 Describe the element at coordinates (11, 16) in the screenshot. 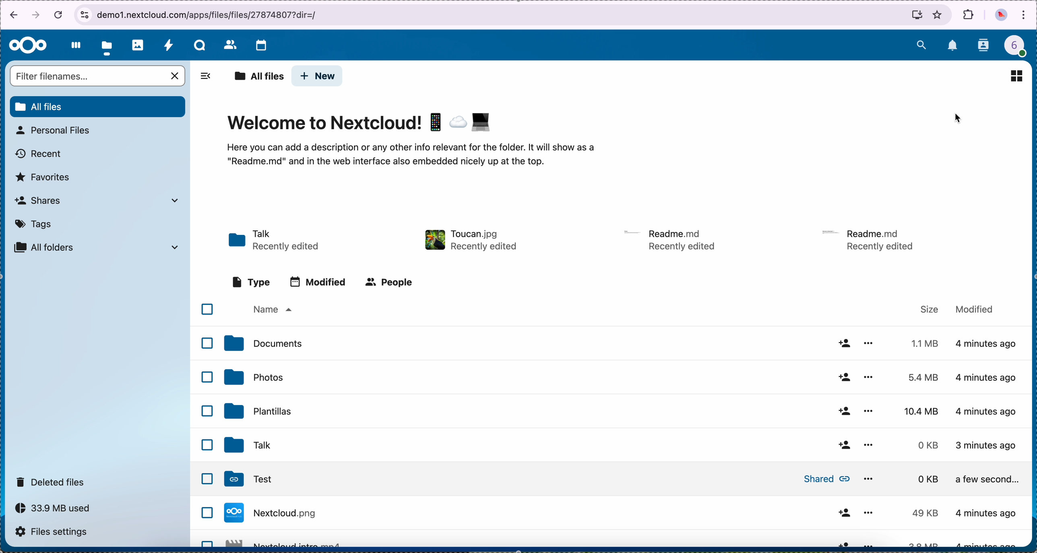

I see `navigate back` at that location.